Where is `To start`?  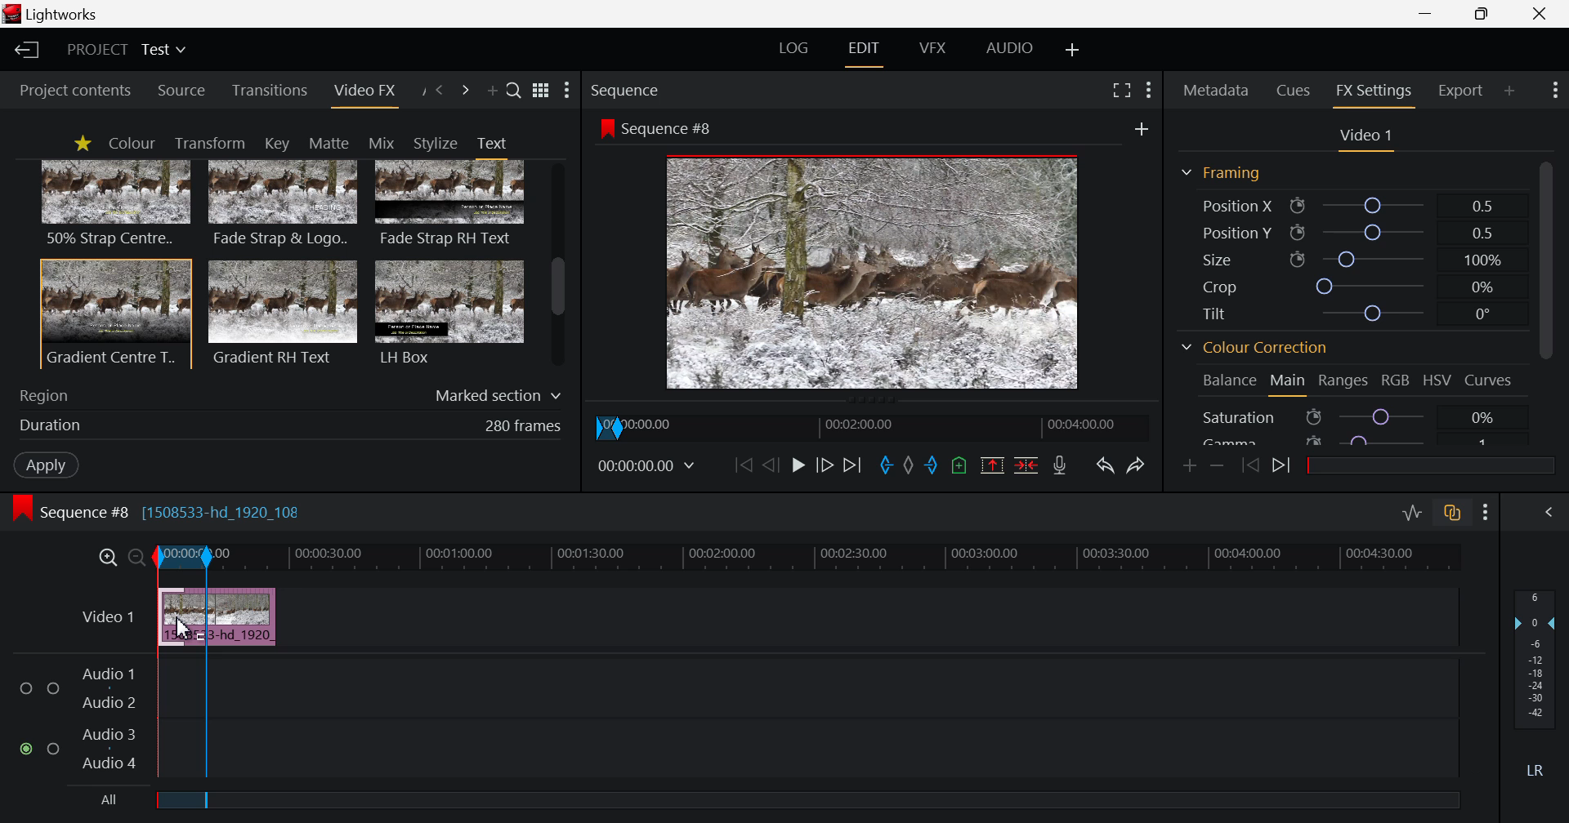
To start is located at coordinates (741, 467).